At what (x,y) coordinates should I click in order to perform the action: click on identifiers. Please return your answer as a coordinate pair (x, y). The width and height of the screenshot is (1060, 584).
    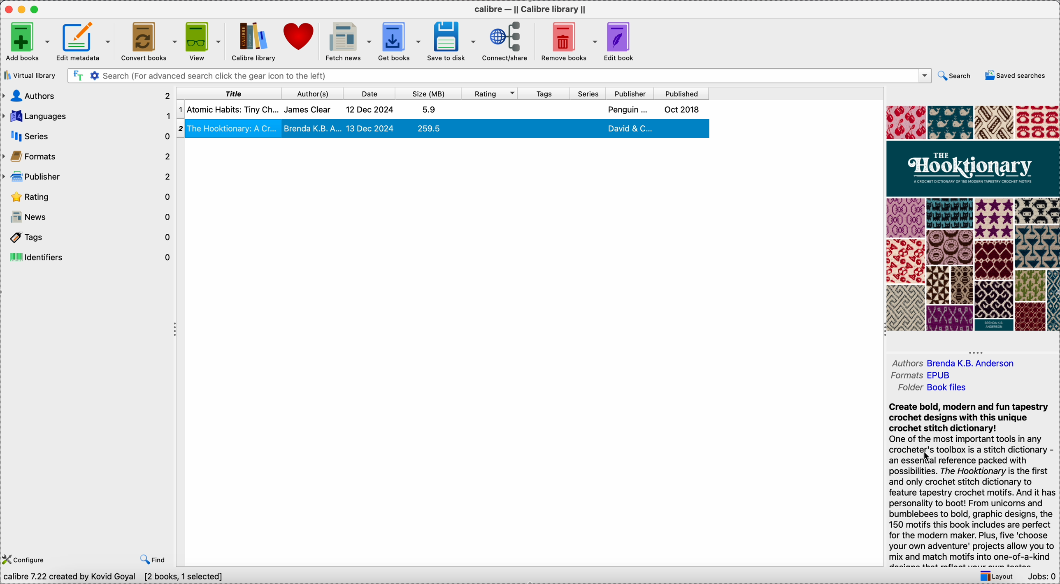
    Looking at the image, I should click on (88, 258).